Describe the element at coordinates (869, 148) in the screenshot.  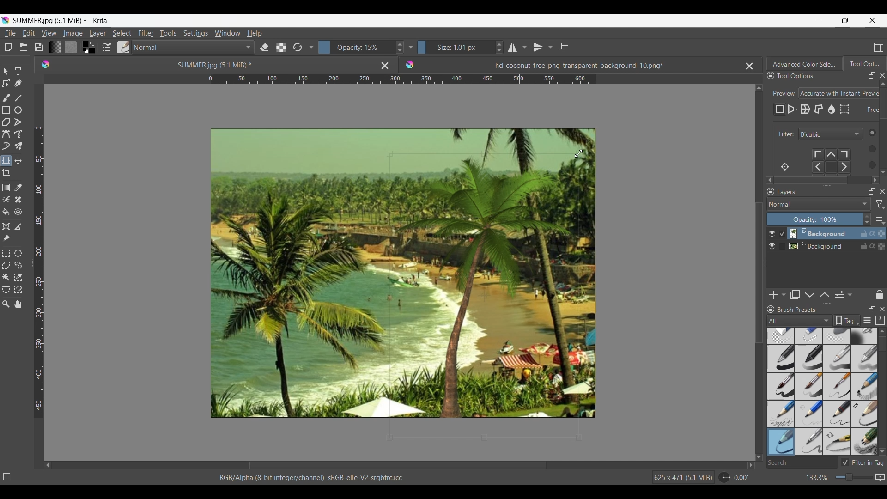
I see `Select` at that location.